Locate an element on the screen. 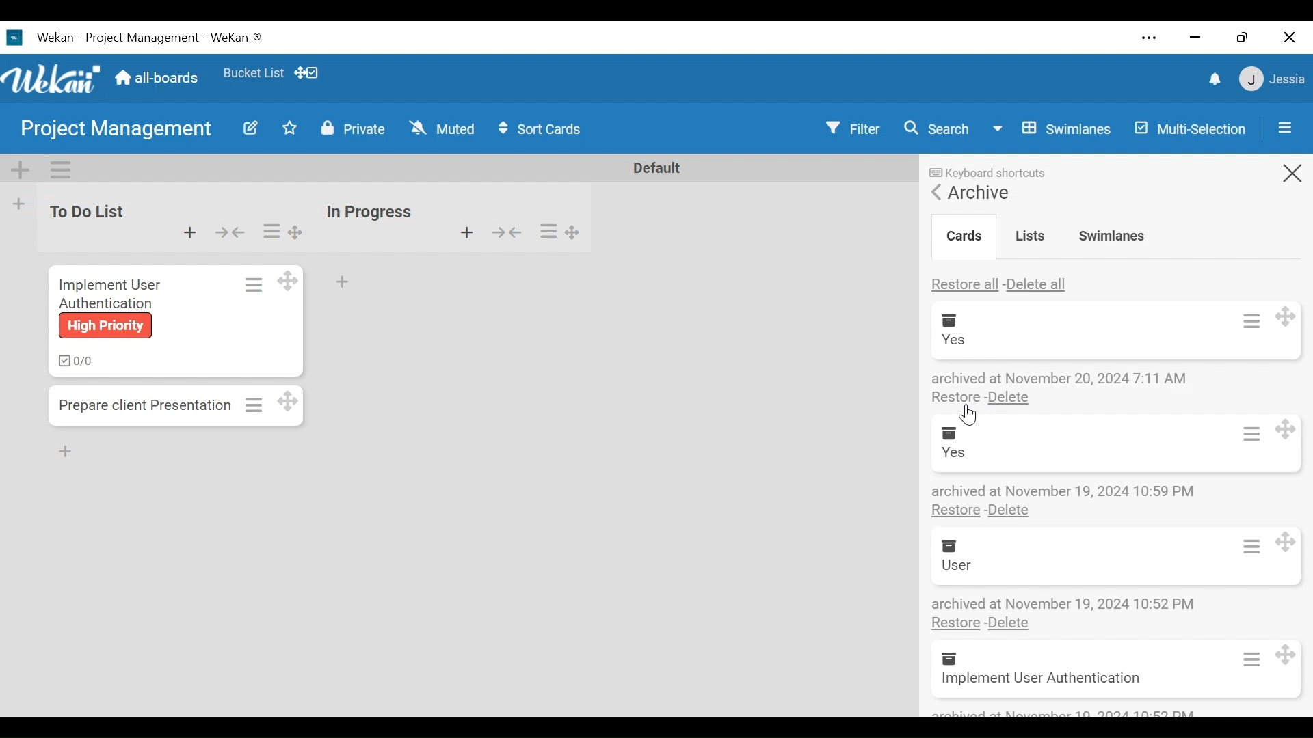 The height and width of the screenshot is (738, 1313). Card actions is located at coordinates (1241, 659).